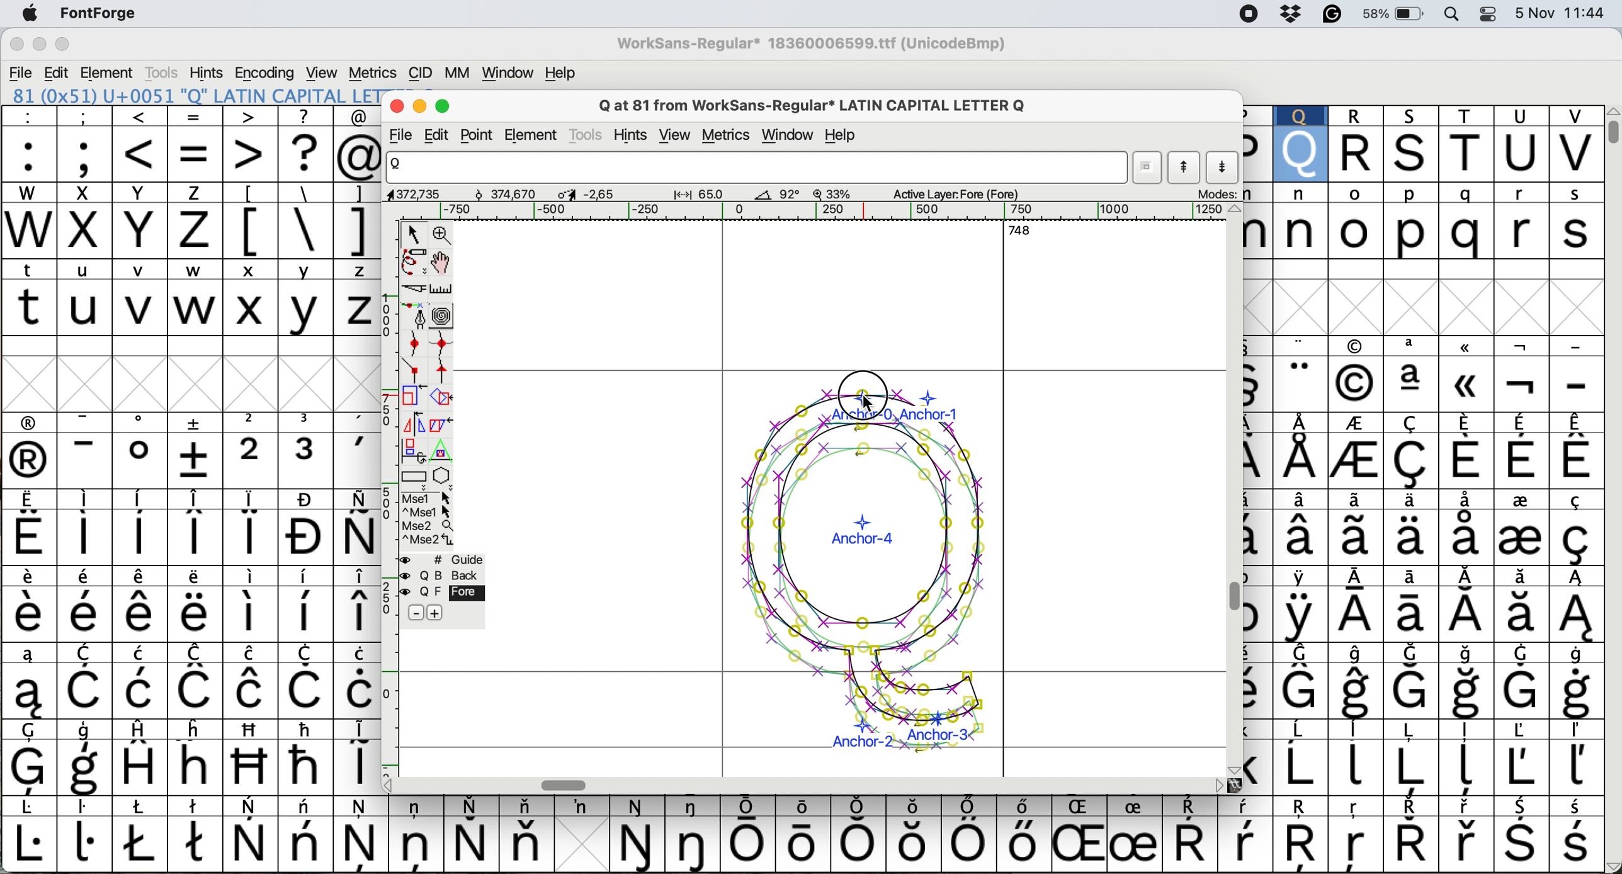 This screenshot has width=1622, height=874. I want to click on mm, so click(455, 74).